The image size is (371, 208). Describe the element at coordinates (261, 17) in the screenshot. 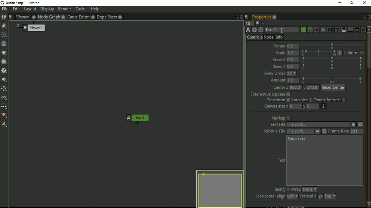

I see `Properties` at that location.